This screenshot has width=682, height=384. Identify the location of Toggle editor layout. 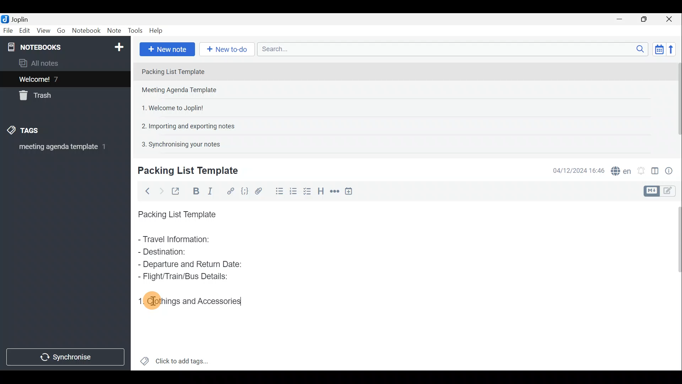
(655, 169).